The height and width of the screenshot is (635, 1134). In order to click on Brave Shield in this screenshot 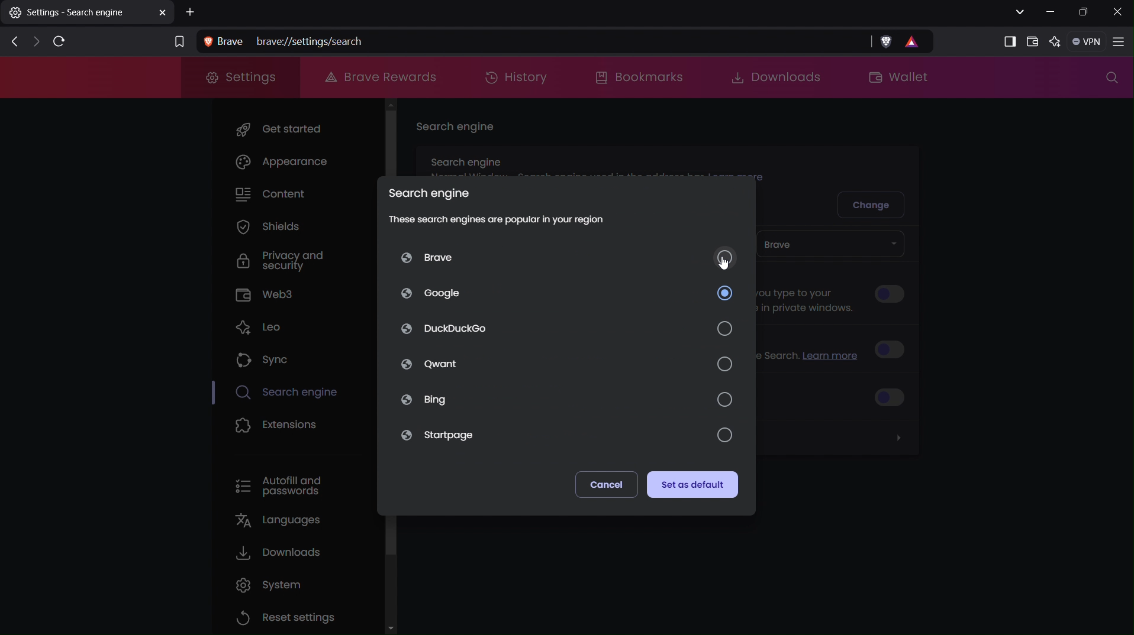, I will do `click(885, 42)`.